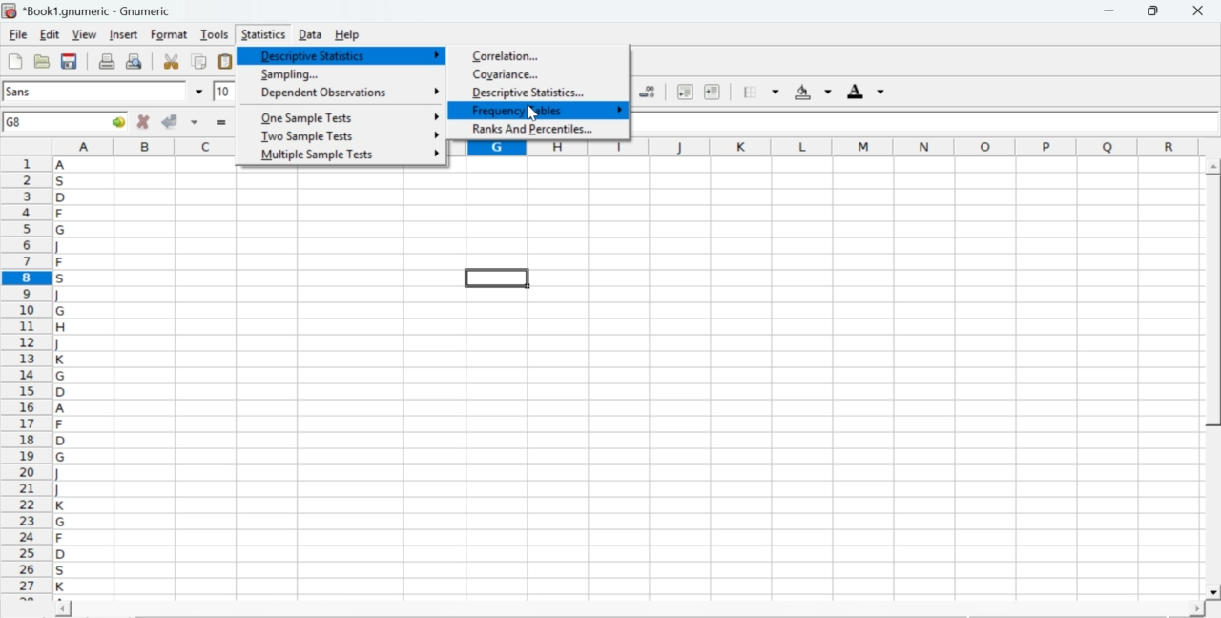 The image size is (1221, 618). What do you see at coordinates (170, 34) in the screenshot?
I see `format` at bounding box center [170, 34].